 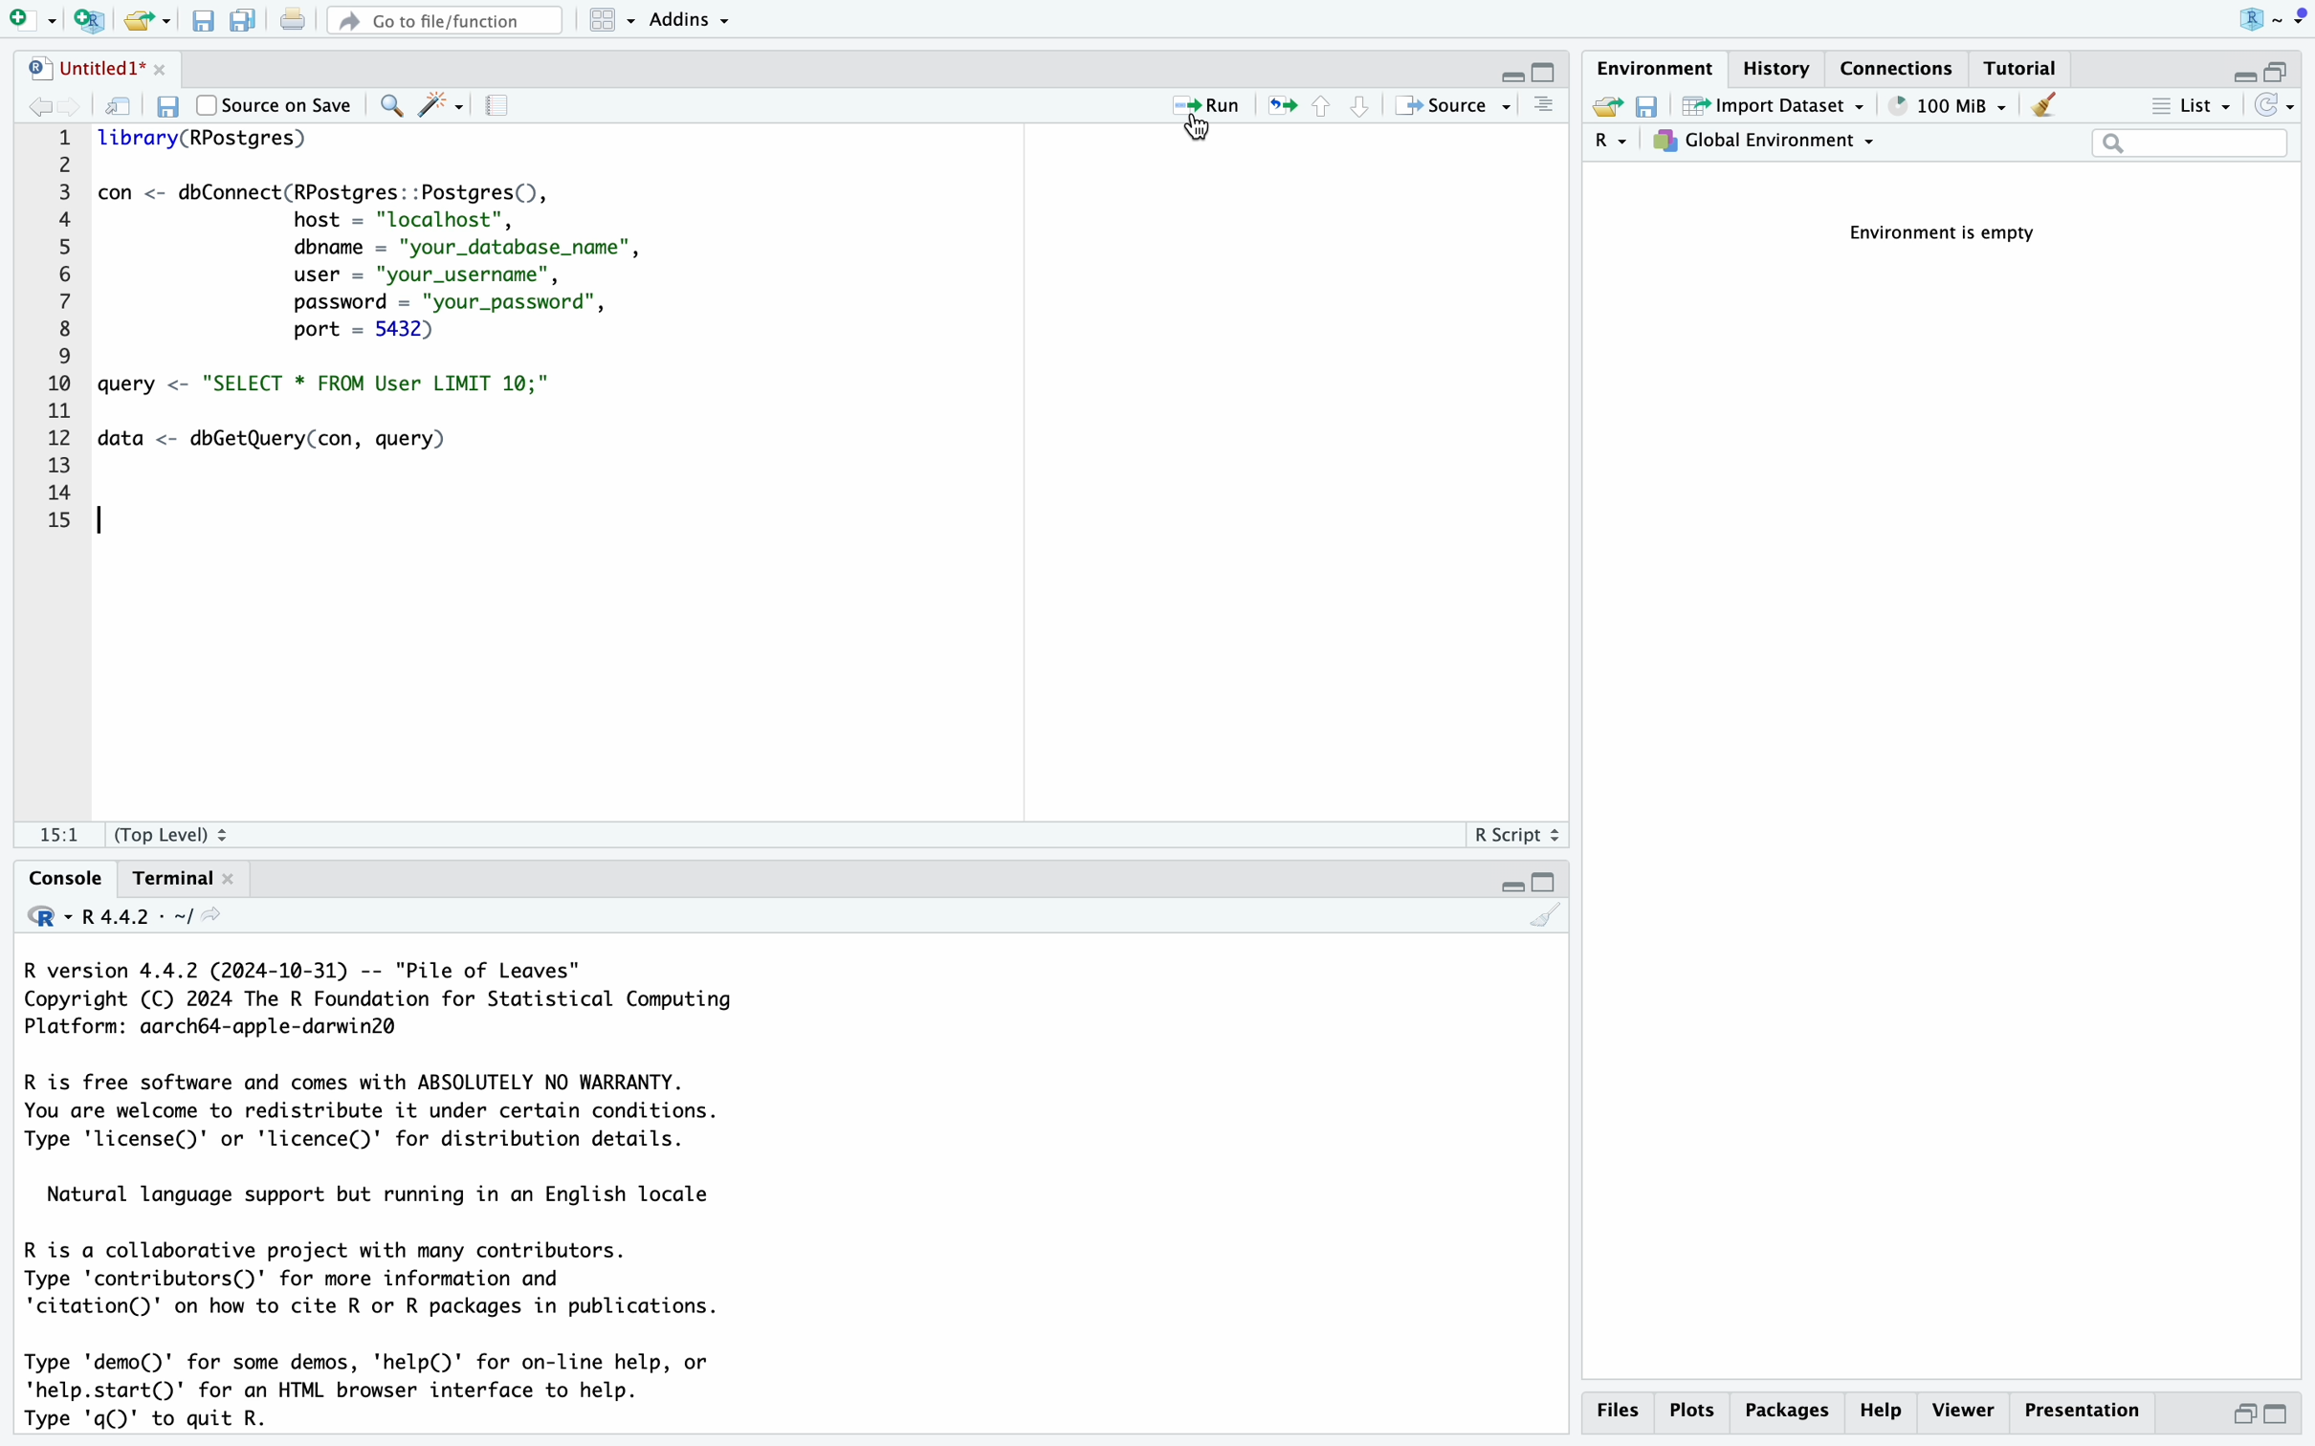 What do you see at coordinates (1496, 67) in the screenshot?
I see `minimize` at bounding box center [1496, 67].